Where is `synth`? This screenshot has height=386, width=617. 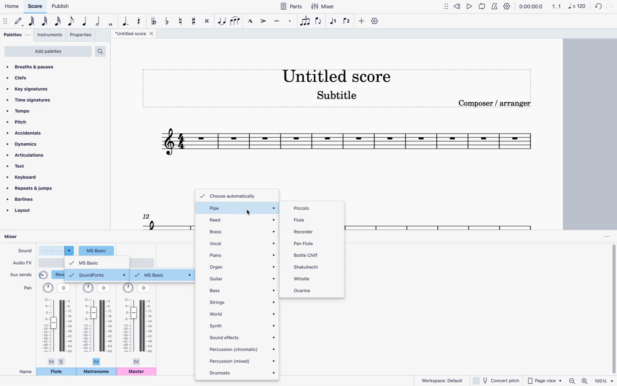
synth is located at coordinates (242, 325).